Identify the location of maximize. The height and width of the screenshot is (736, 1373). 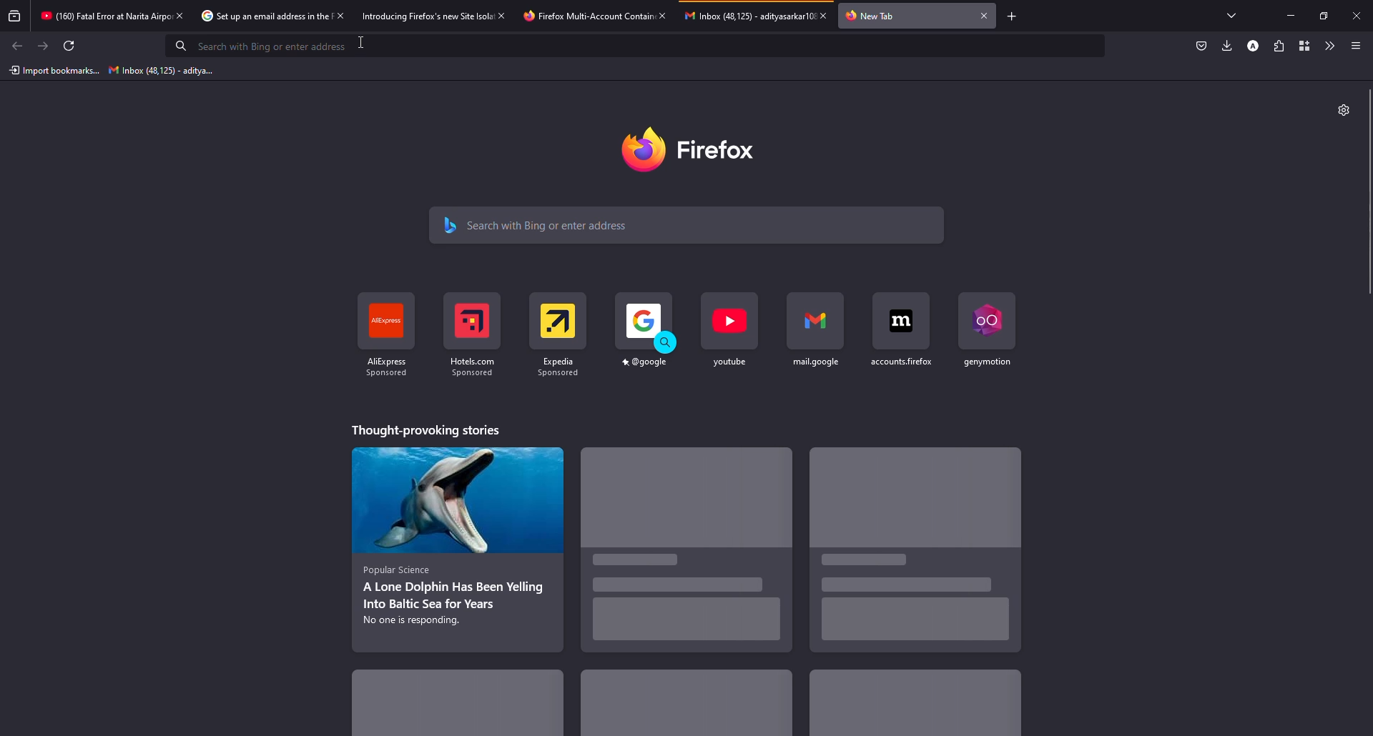
(1322, 16).